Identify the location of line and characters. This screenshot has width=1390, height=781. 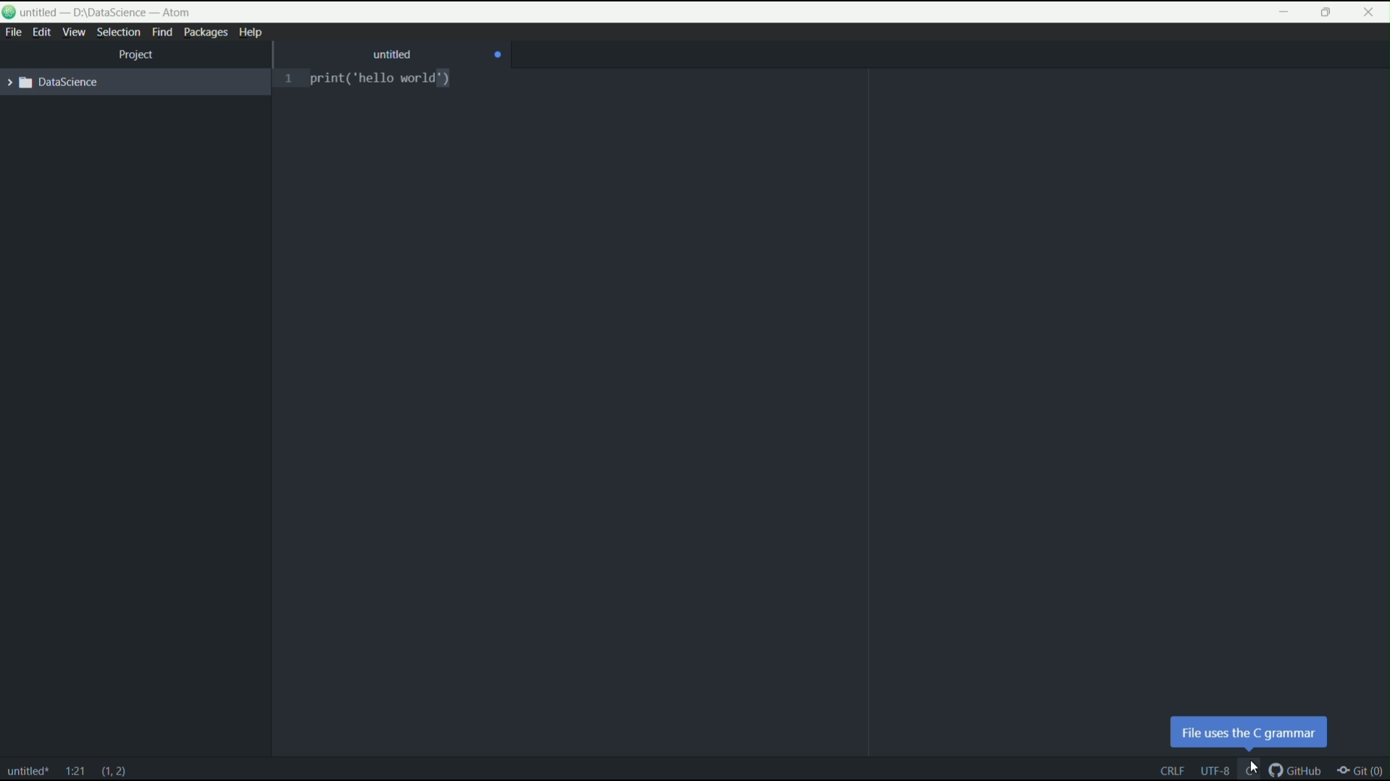
(114, 772).